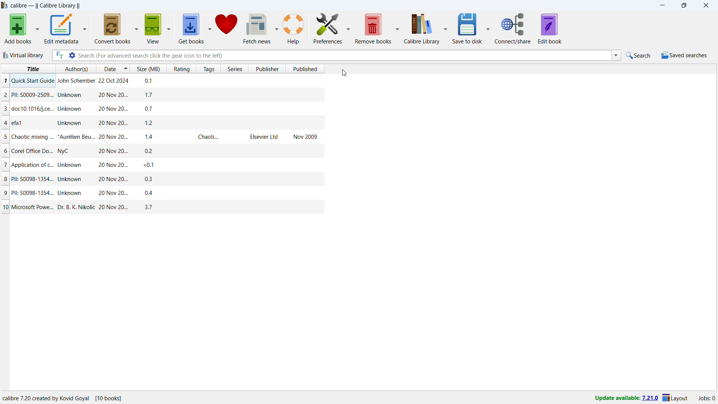  I want to click on save to disk options, so click(489, 28).